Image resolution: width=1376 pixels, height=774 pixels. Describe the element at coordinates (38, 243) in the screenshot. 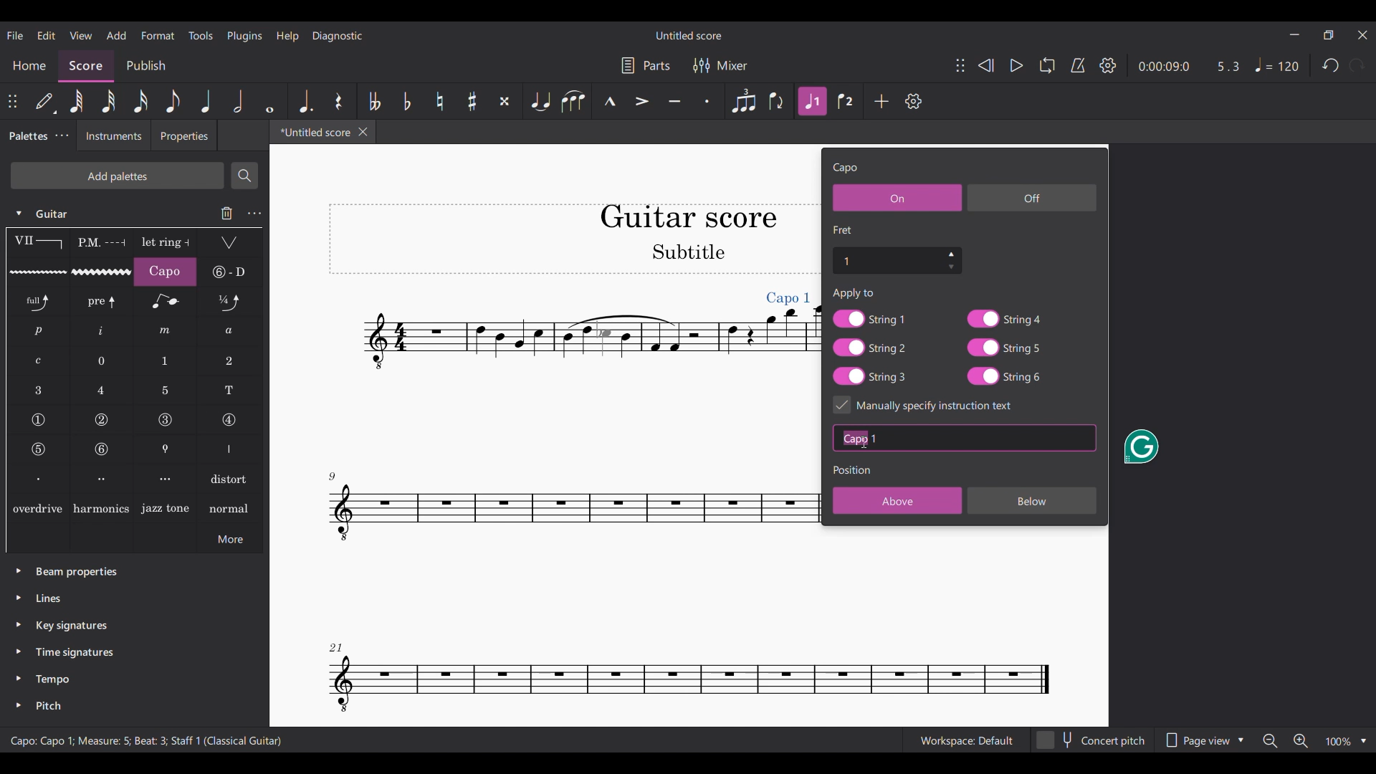

I see `Barre line` at that location.